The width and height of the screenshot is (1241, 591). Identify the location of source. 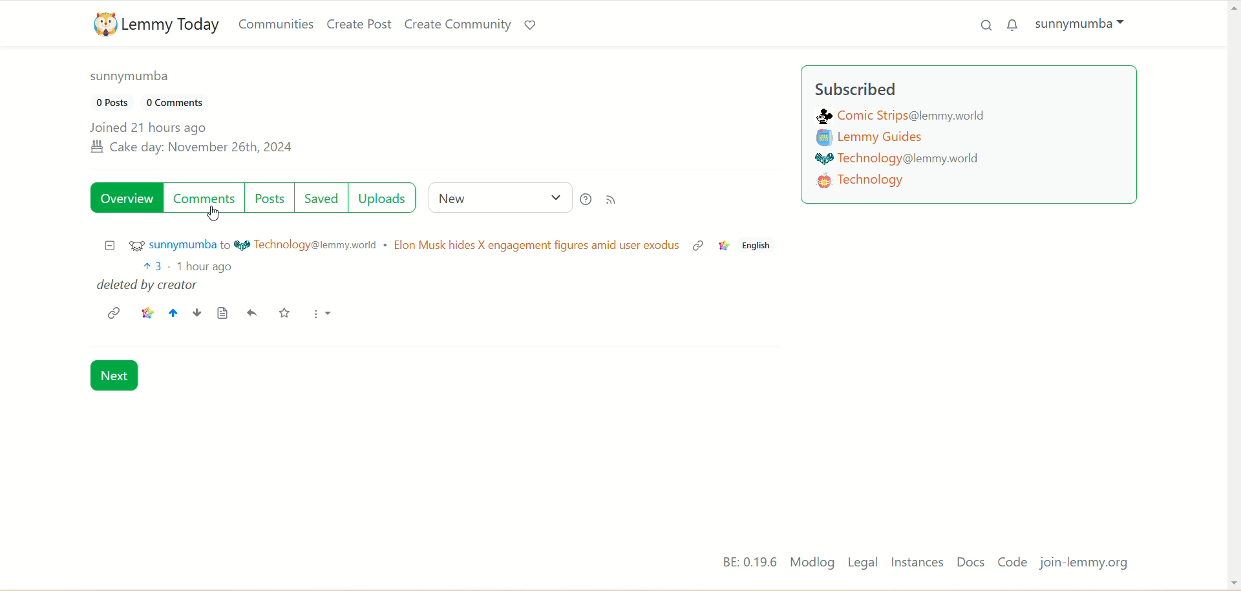
(222, 314).